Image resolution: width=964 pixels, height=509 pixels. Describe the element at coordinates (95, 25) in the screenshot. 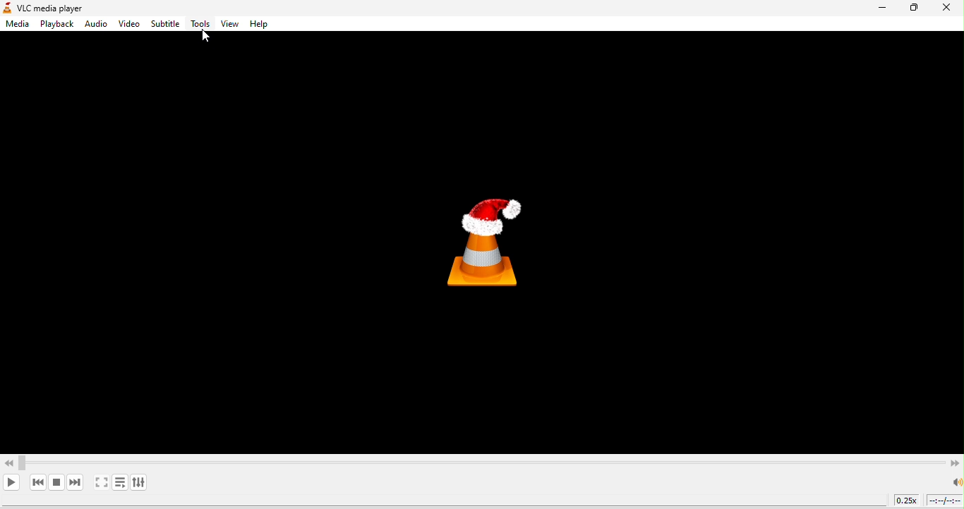

I see `audio` at that location.